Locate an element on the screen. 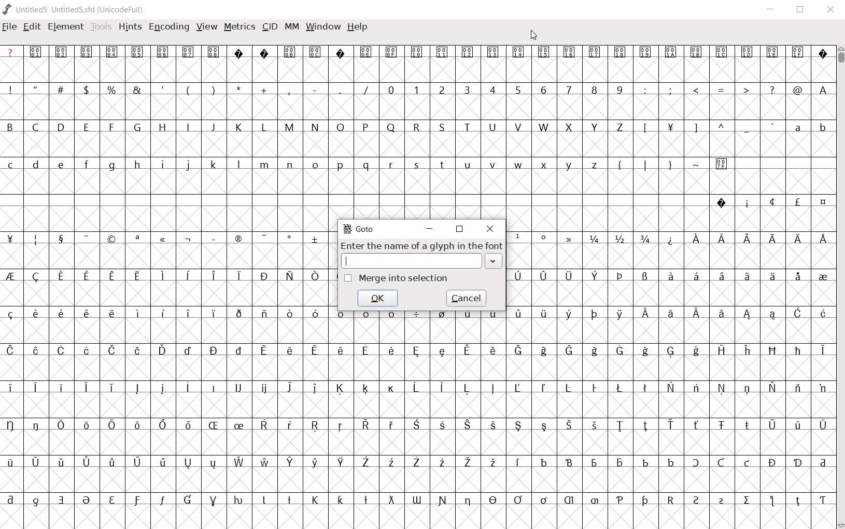  Symbol is located at coordinates (137, 501).